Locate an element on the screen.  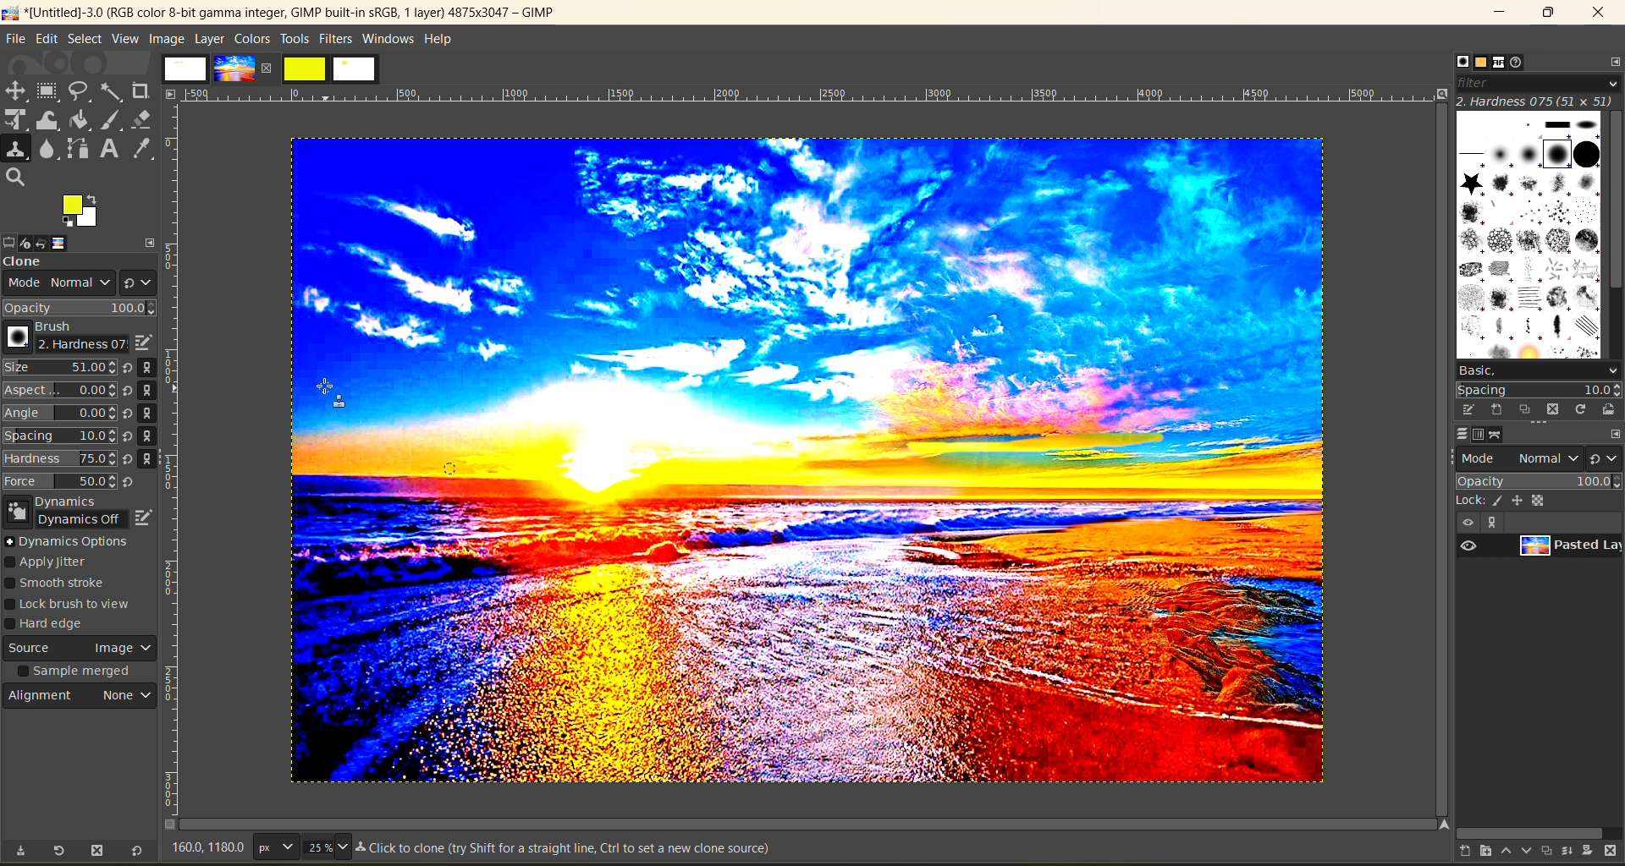
clone tool is located at coordinates (16, 150).